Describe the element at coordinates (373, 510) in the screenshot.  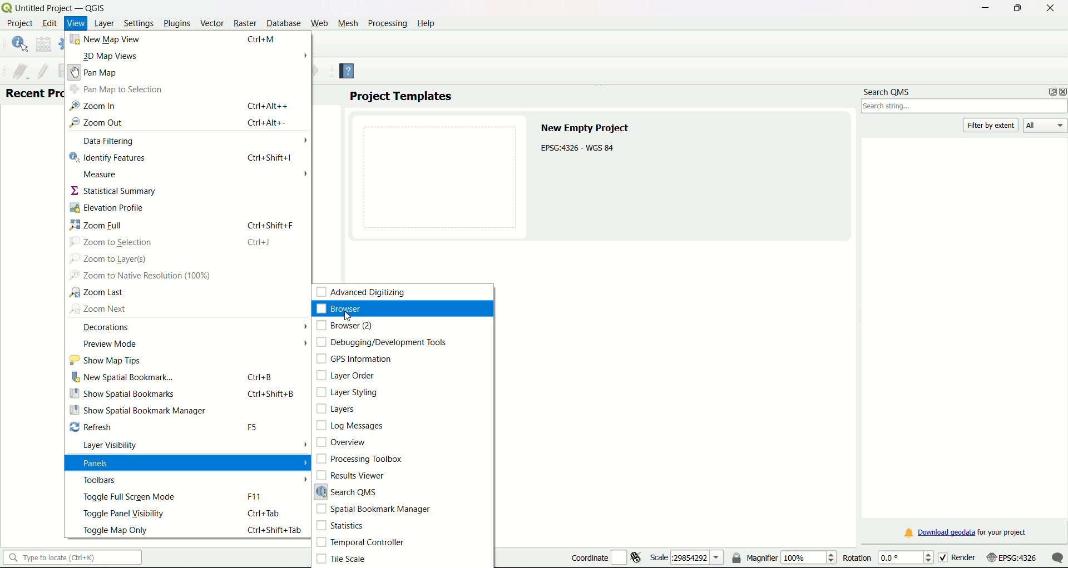
I see `Spatial bookmark manager` at that location.